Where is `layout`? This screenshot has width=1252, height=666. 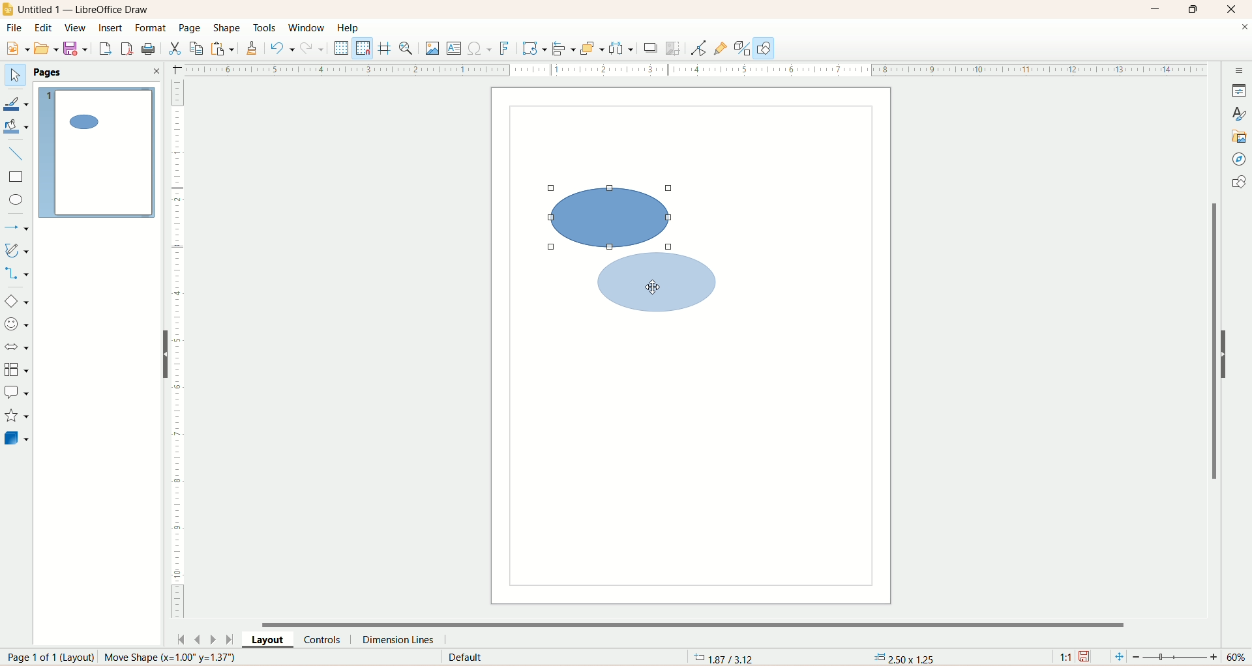
layout is located at coordinates (271, 639).